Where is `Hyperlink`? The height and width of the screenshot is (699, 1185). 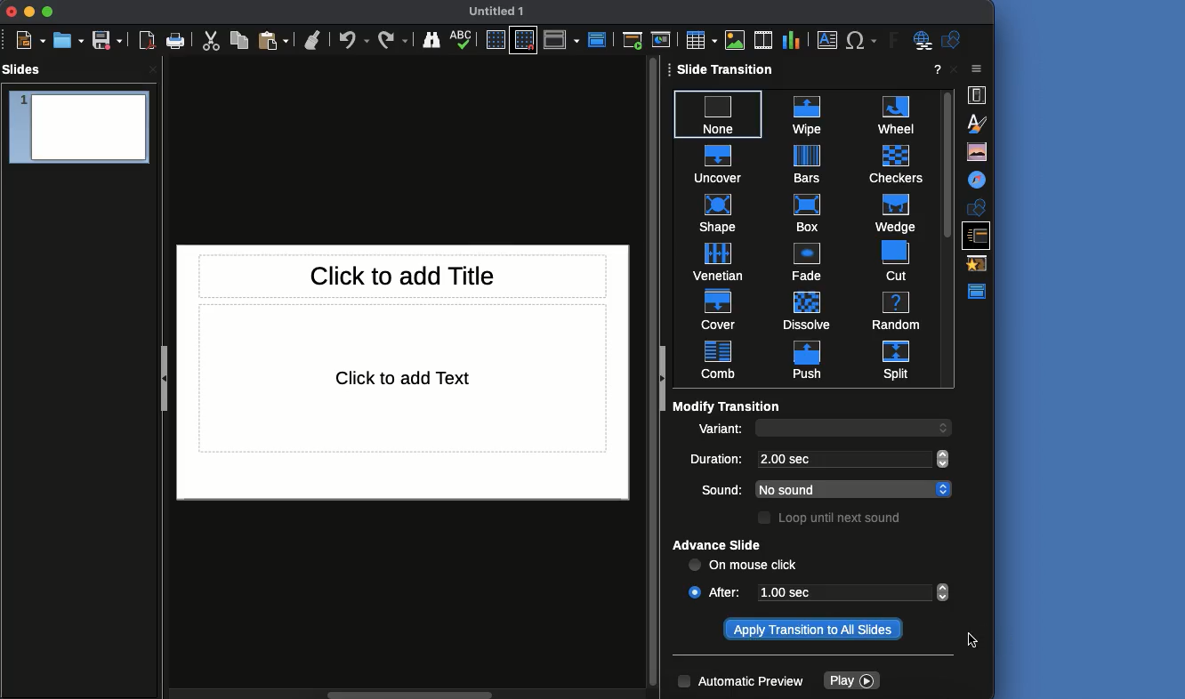
Hyperlink is located at coordinates (920, 41).